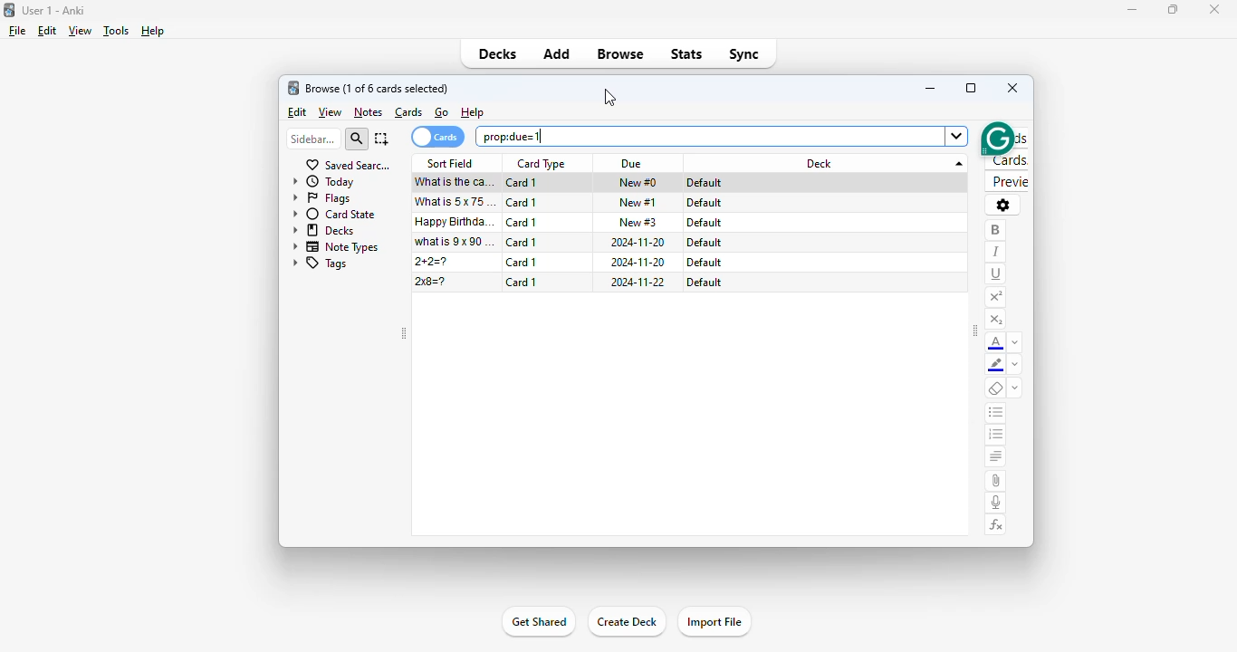 This screenshot has width=1237, height=652. Describe the element at coordinates (996, 436) in the screenshot. I see `ordered list` at that location.